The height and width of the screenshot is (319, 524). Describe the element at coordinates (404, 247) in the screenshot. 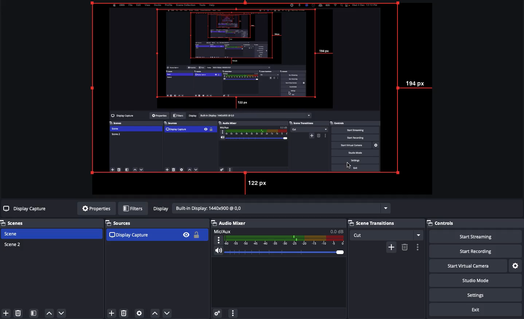

I see `Delete` at that location.